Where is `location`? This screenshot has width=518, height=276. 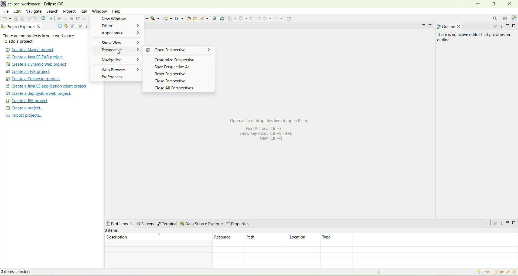
location is located at coordinates (304, 240).